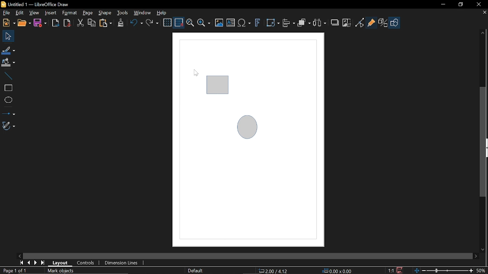 This screenshot has height=274, width=488. Describe the element at coordinates (153, 24) in the screenshot. I see `Redo` at that location.